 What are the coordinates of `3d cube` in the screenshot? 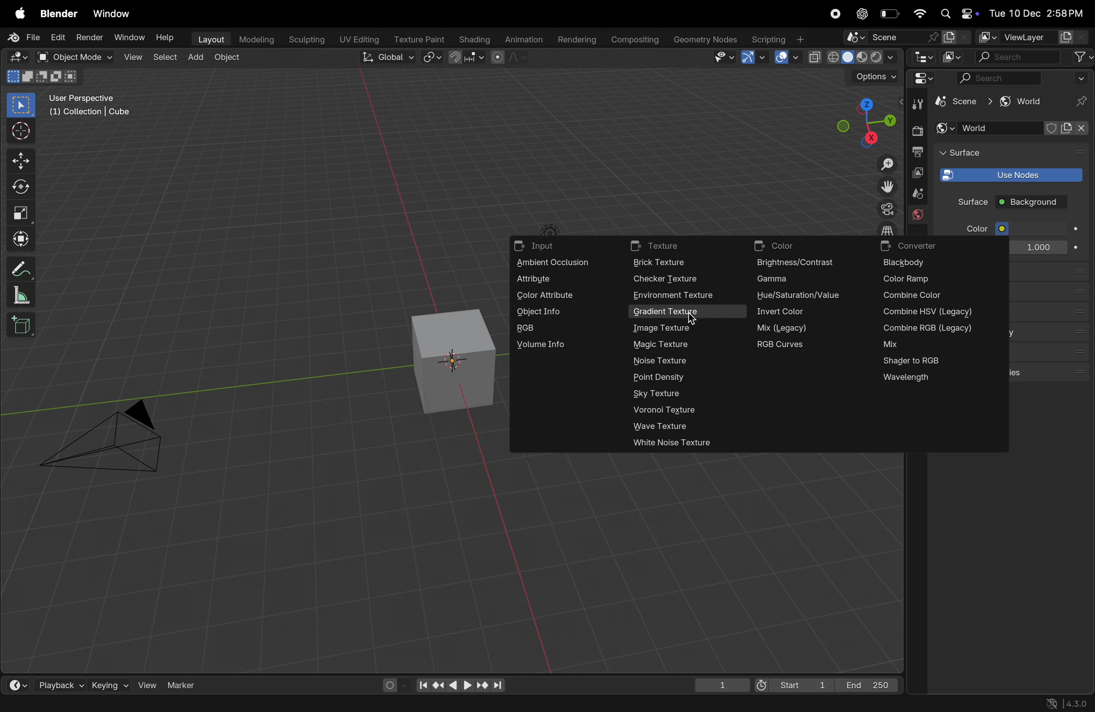 It's located at (451, 361).